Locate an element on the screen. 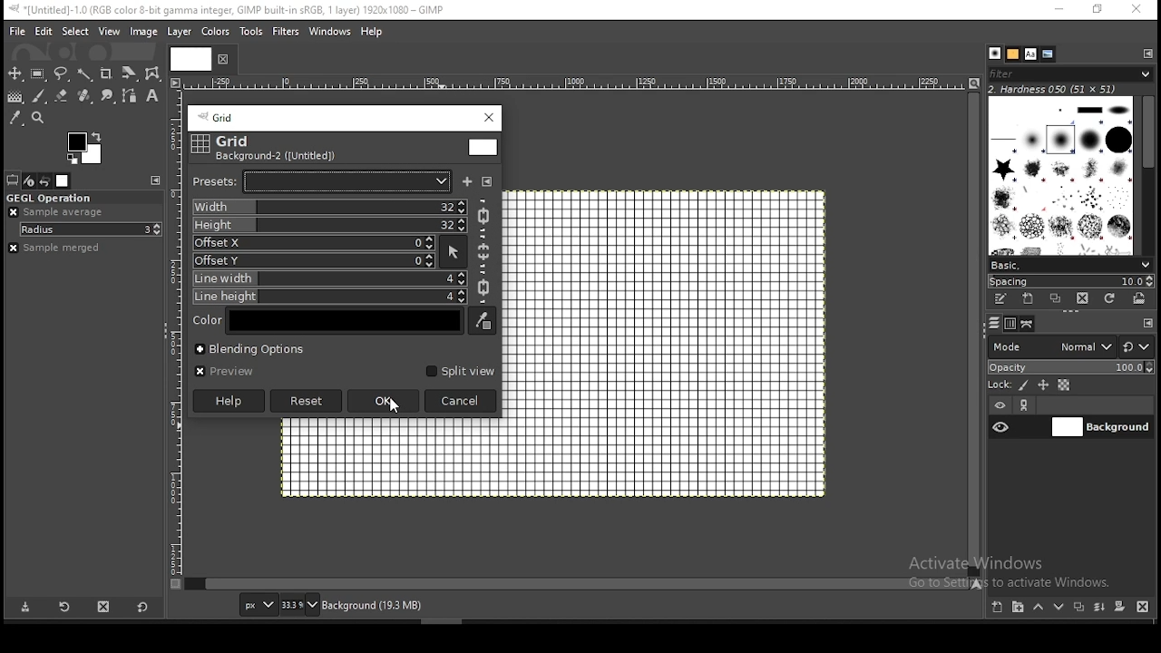  brushes filter is located at coordinates (1070, 73).